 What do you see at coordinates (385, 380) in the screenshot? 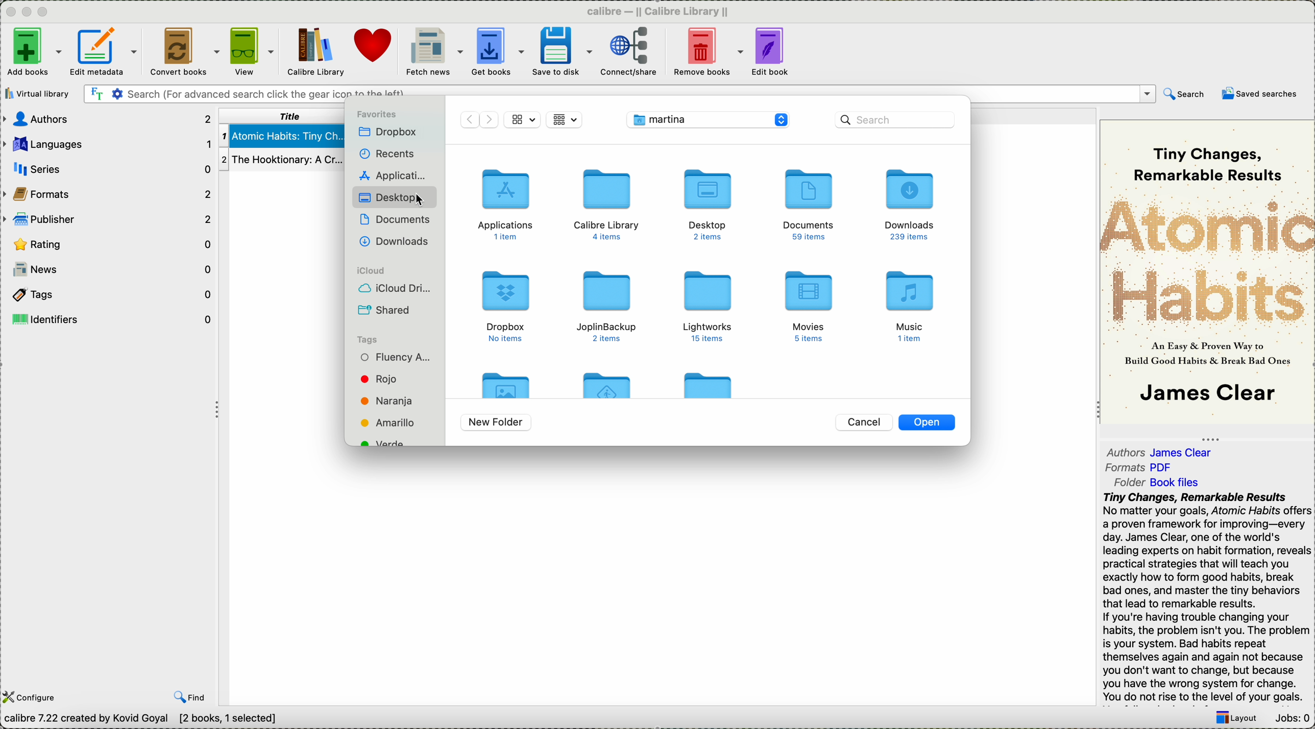
I see `tag` at bounding box center [385, 380].